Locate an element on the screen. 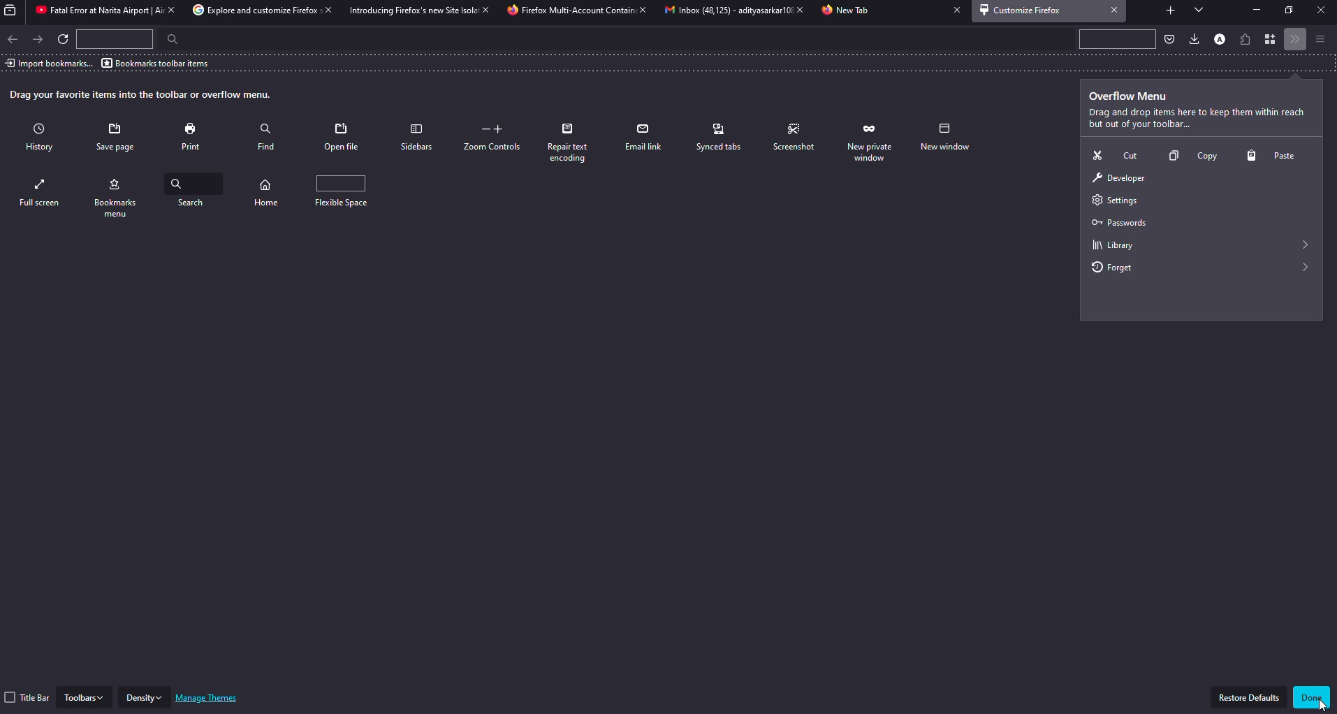 The image size is (1337, 714). bookmarks menu is located at coordinates (193, 194).